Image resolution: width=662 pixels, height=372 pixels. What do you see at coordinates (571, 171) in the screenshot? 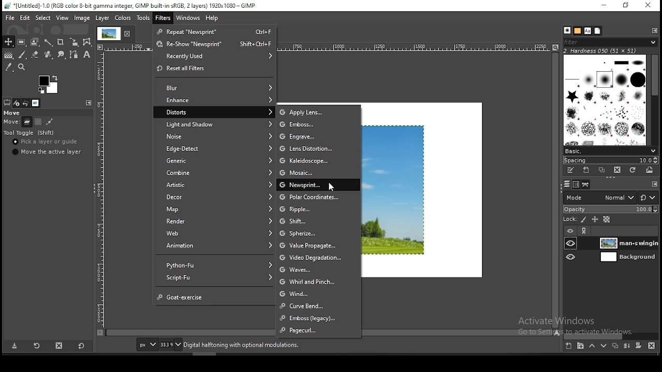
I see `edit this brush` at bounding box center [571, 171].